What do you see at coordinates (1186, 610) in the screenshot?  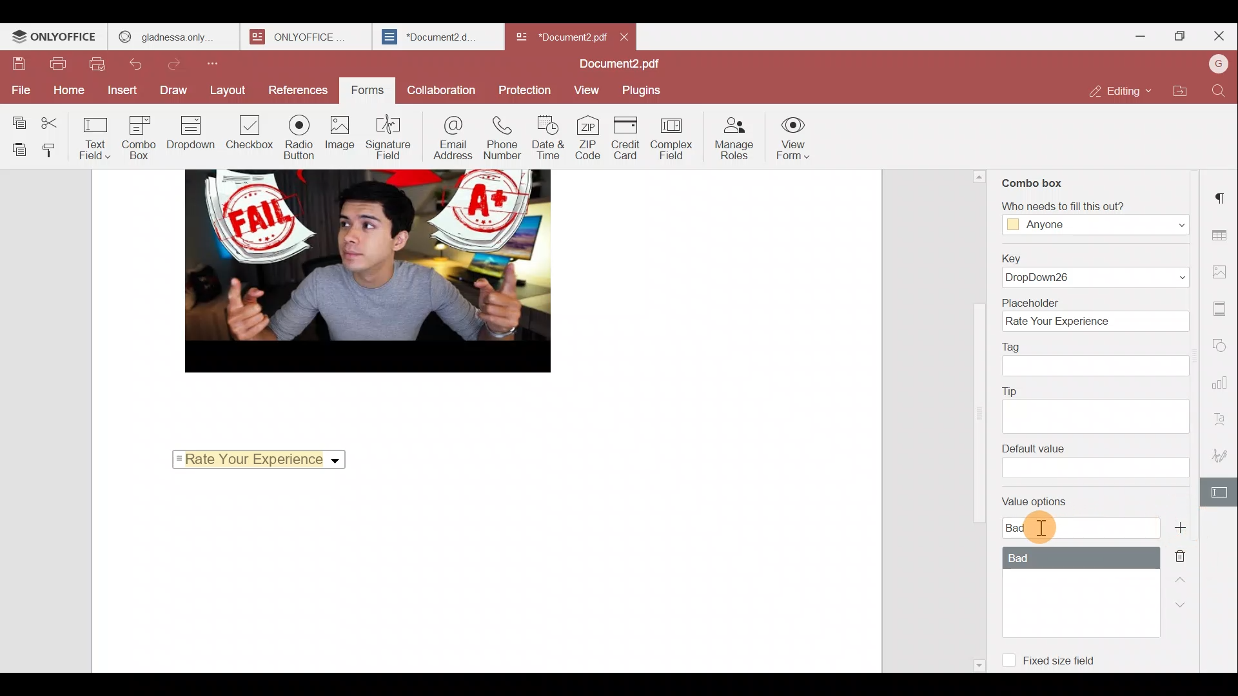 I see `Down` at bounding box center [1186, 610].